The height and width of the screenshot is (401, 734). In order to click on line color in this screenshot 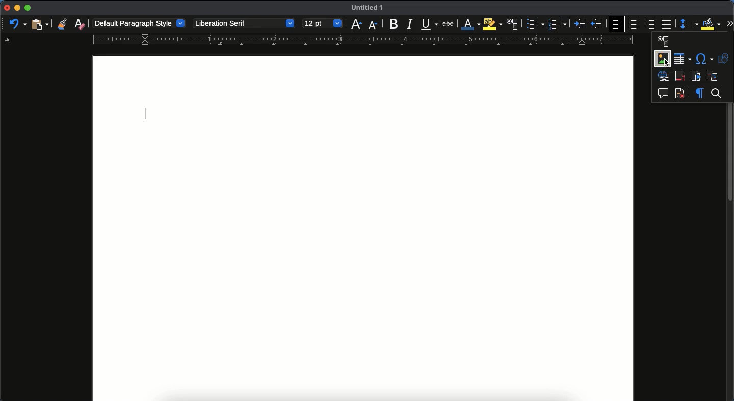, I will do `click(469, 24)`.